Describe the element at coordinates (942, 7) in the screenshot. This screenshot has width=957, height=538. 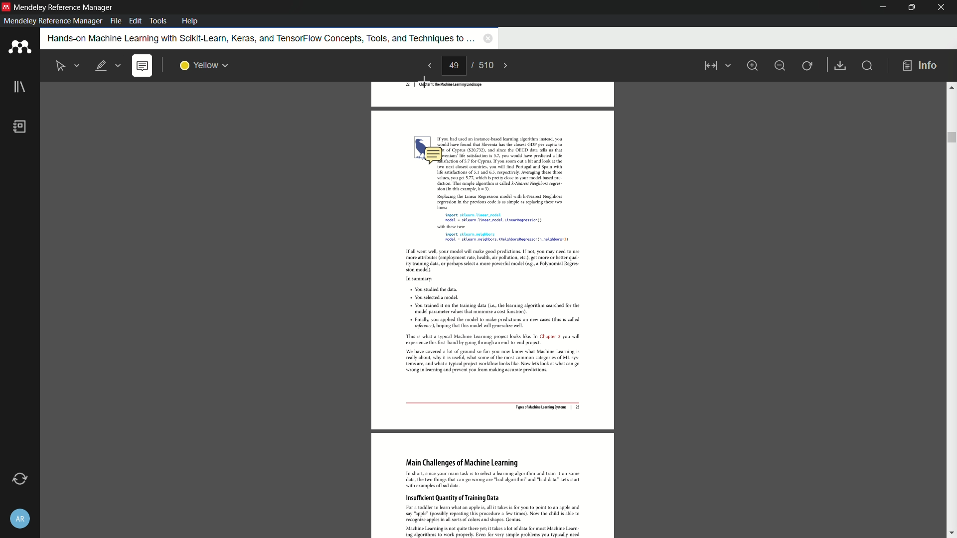
I see `close app` at that location.